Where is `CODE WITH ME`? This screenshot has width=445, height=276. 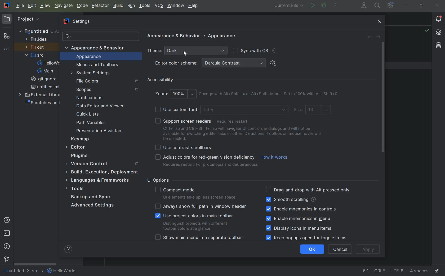
CODE WITH ME is located at coordinates (364, 5).